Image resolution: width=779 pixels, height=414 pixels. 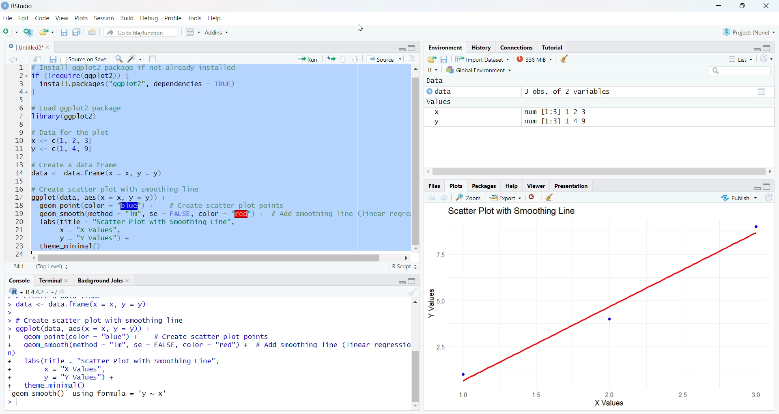 What do you see at coordinates (357, 59) in the screenshot?
I see `go to next section/chunk` at bounding box center [357, 59].